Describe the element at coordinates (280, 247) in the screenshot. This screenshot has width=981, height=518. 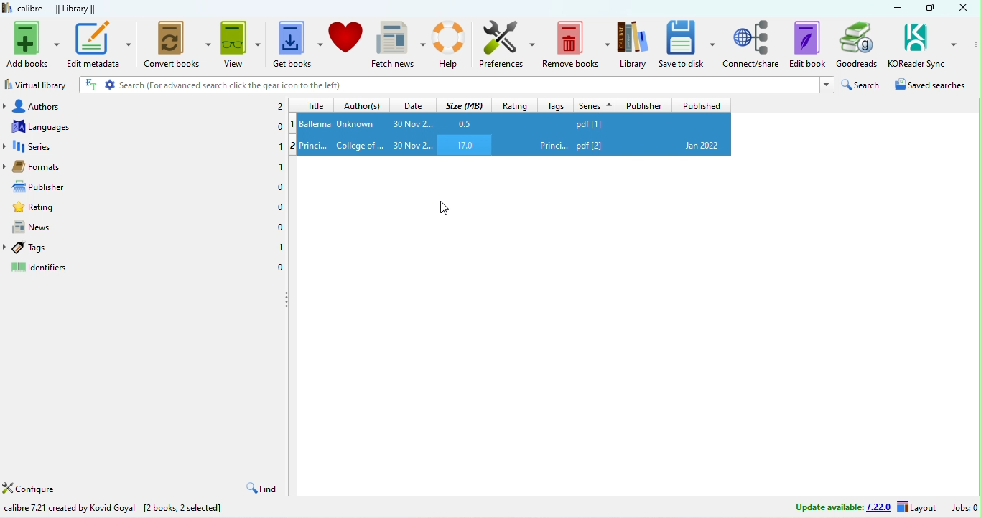
I see `1` at that location.